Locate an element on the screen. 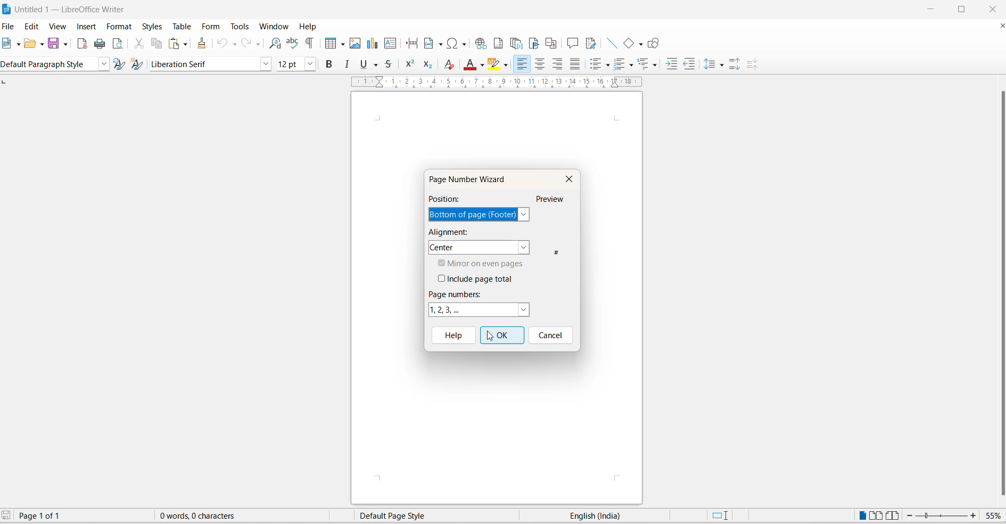 Image resolution: width=1006 pixels, height=524 pixels. text align right is located at coordinates (557, 65).